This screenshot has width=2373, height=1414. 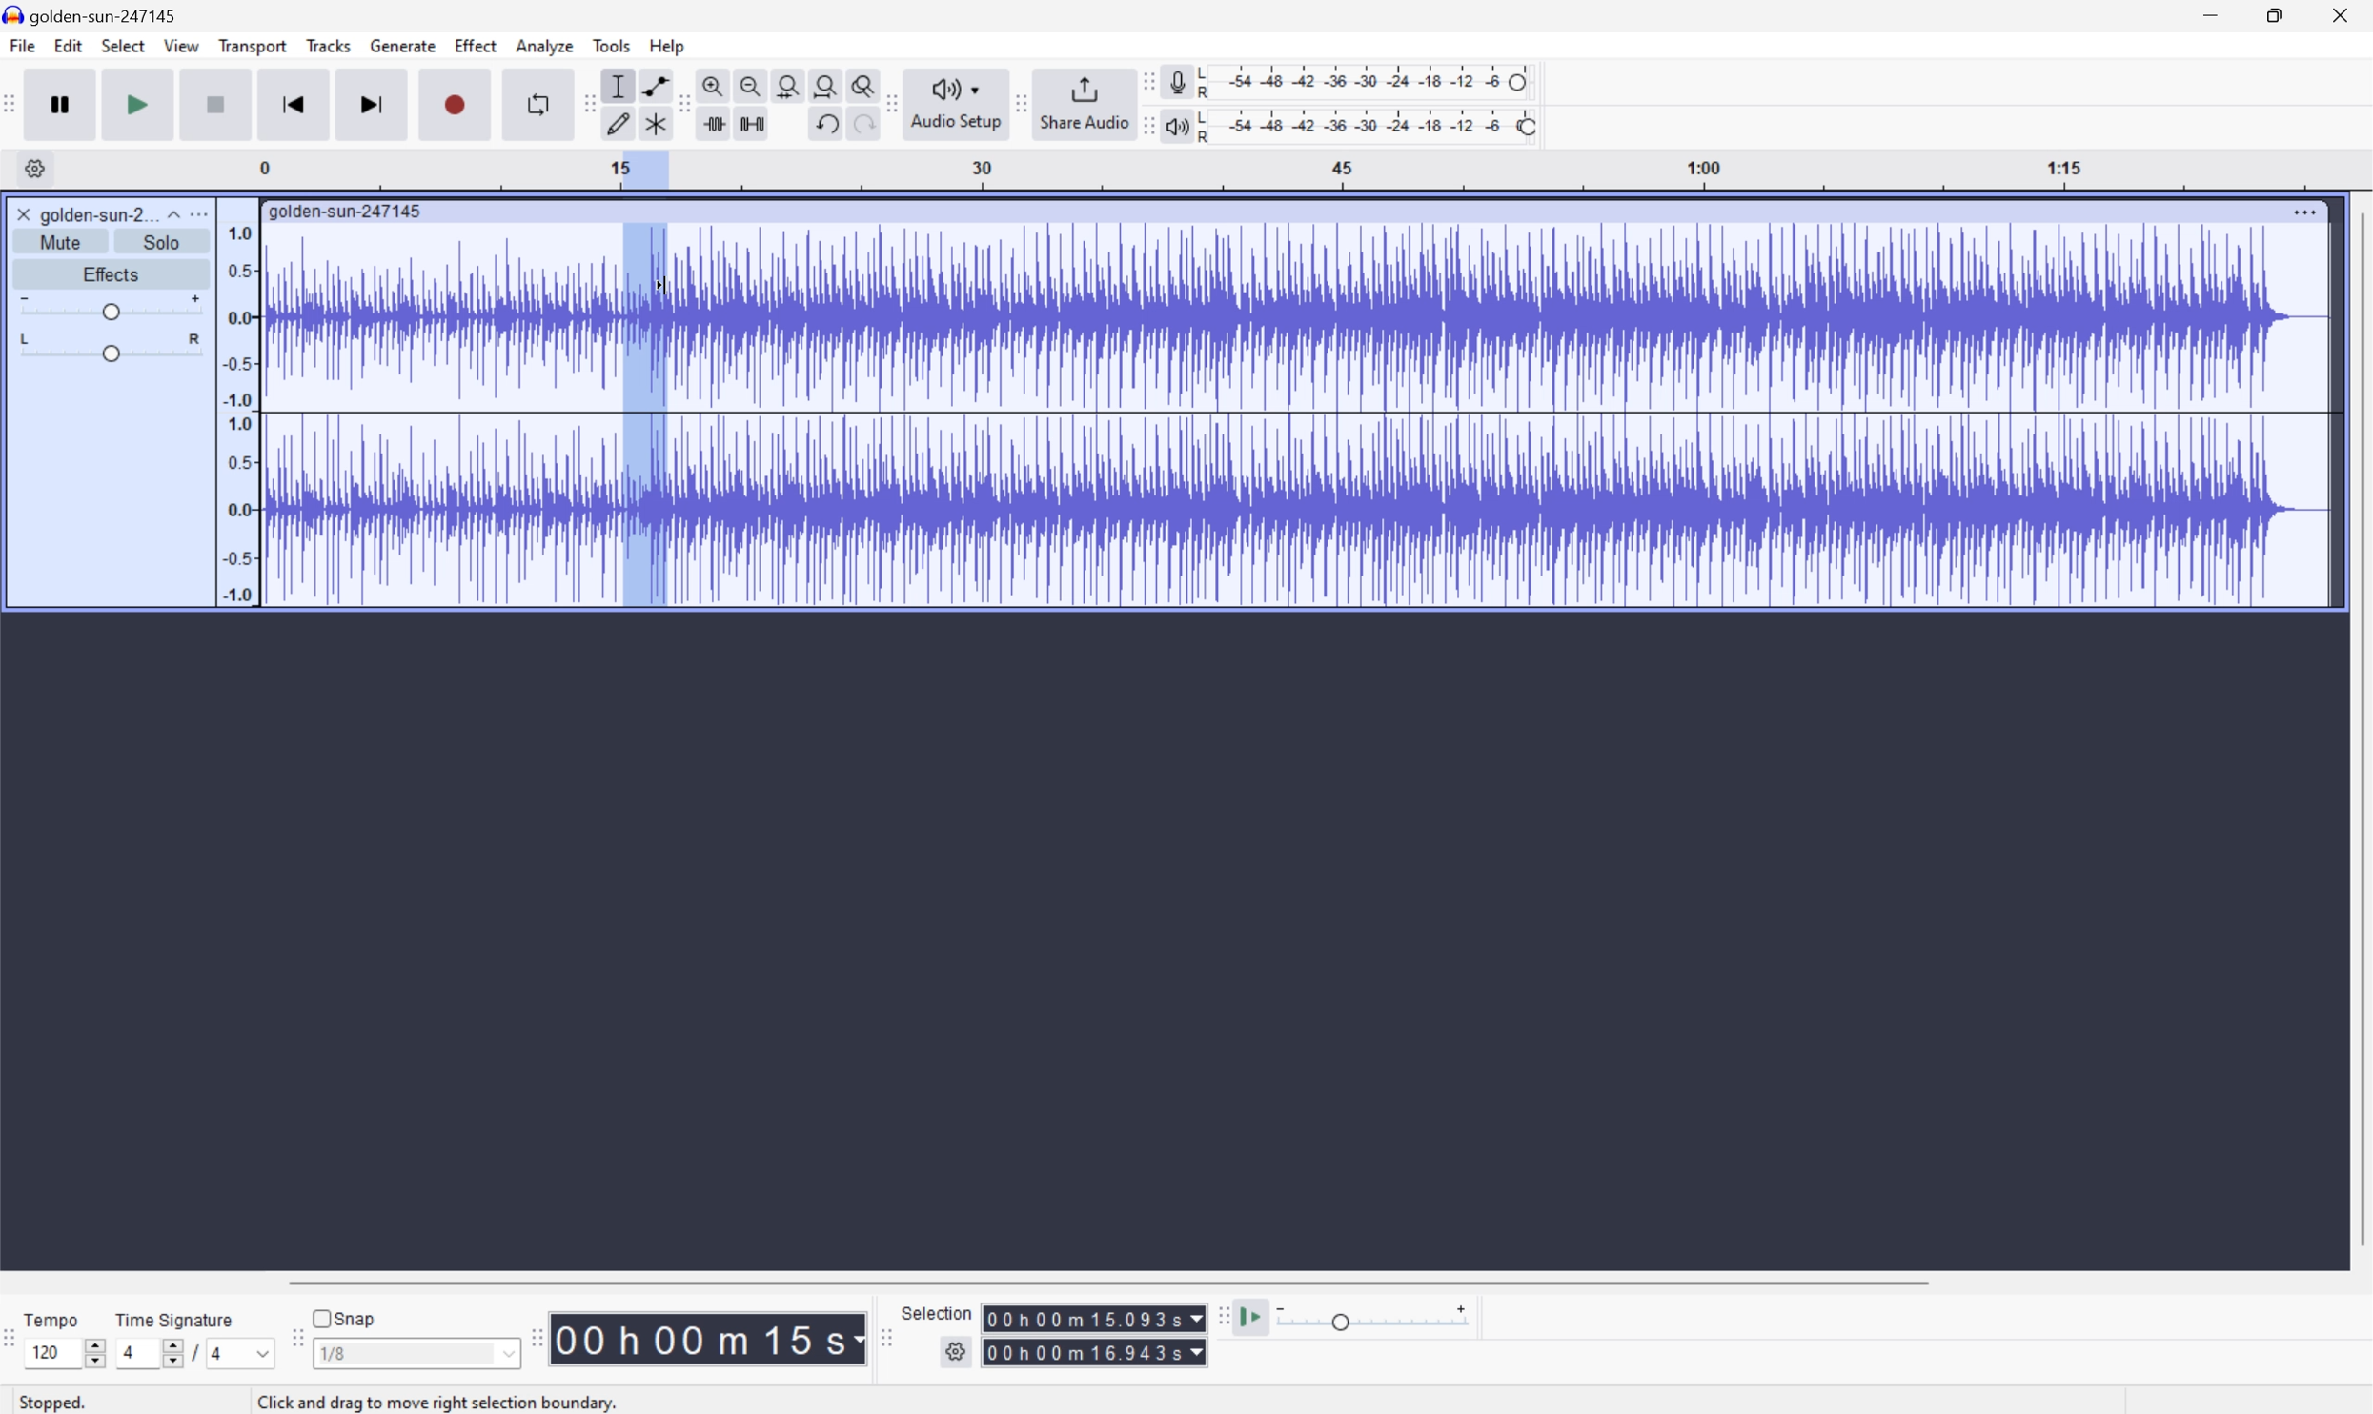 I want to click on Mute, so click(x=67, y=241).